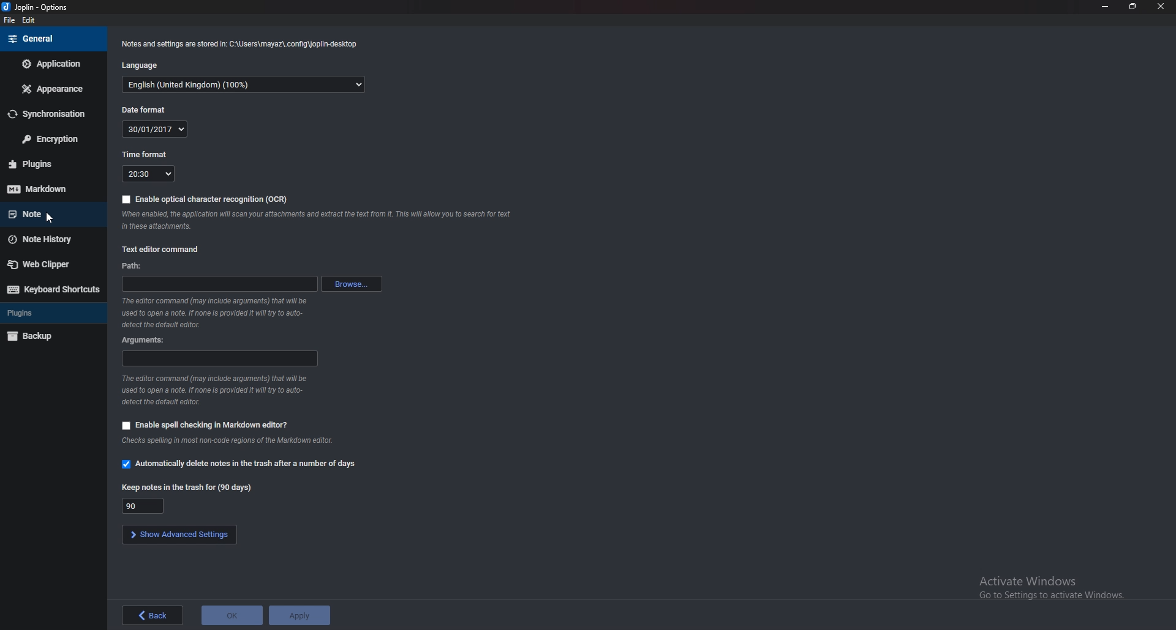 Image resolution: width=1176 pixels, height=630 pixels. I want to click on Date format, so click(156, 129).